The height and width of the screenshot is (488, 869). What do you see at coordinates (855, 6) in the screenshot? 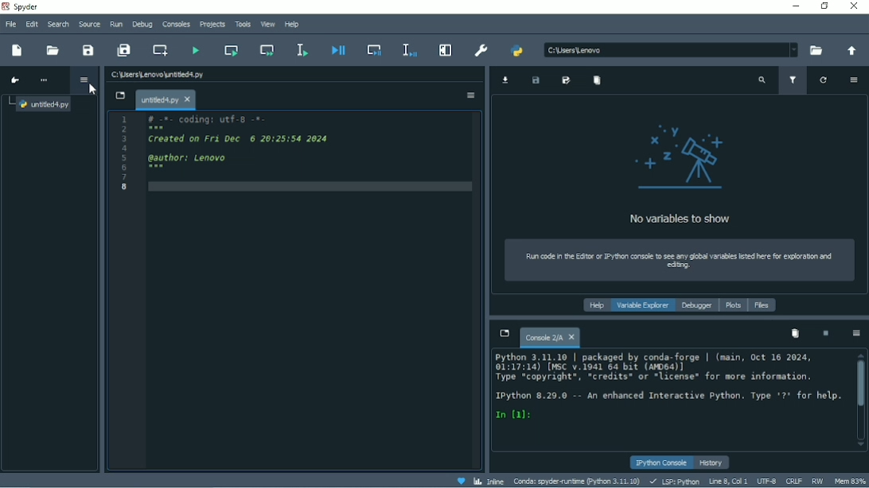
I see `Close` at bounding box center [855, 6].